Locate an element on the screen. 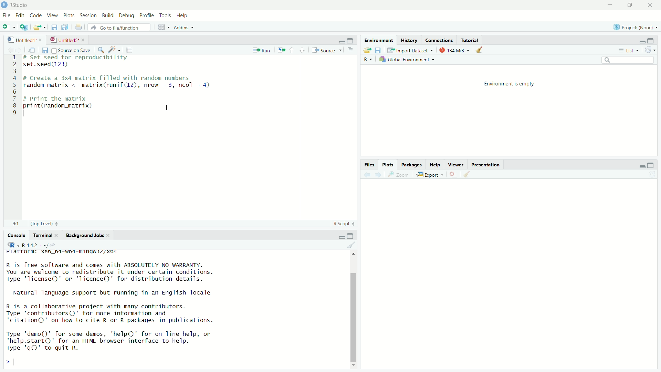  Help is located at coordinates (436, 164).